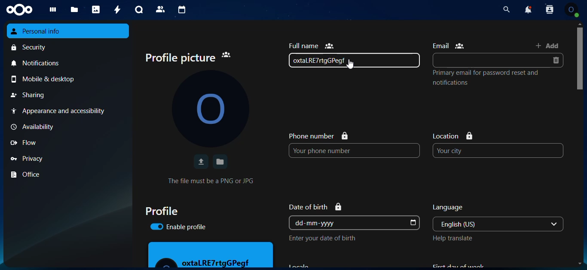  Describe the element at coordinates (452, 238) in the screenshot. I see `Help translate` at that location.